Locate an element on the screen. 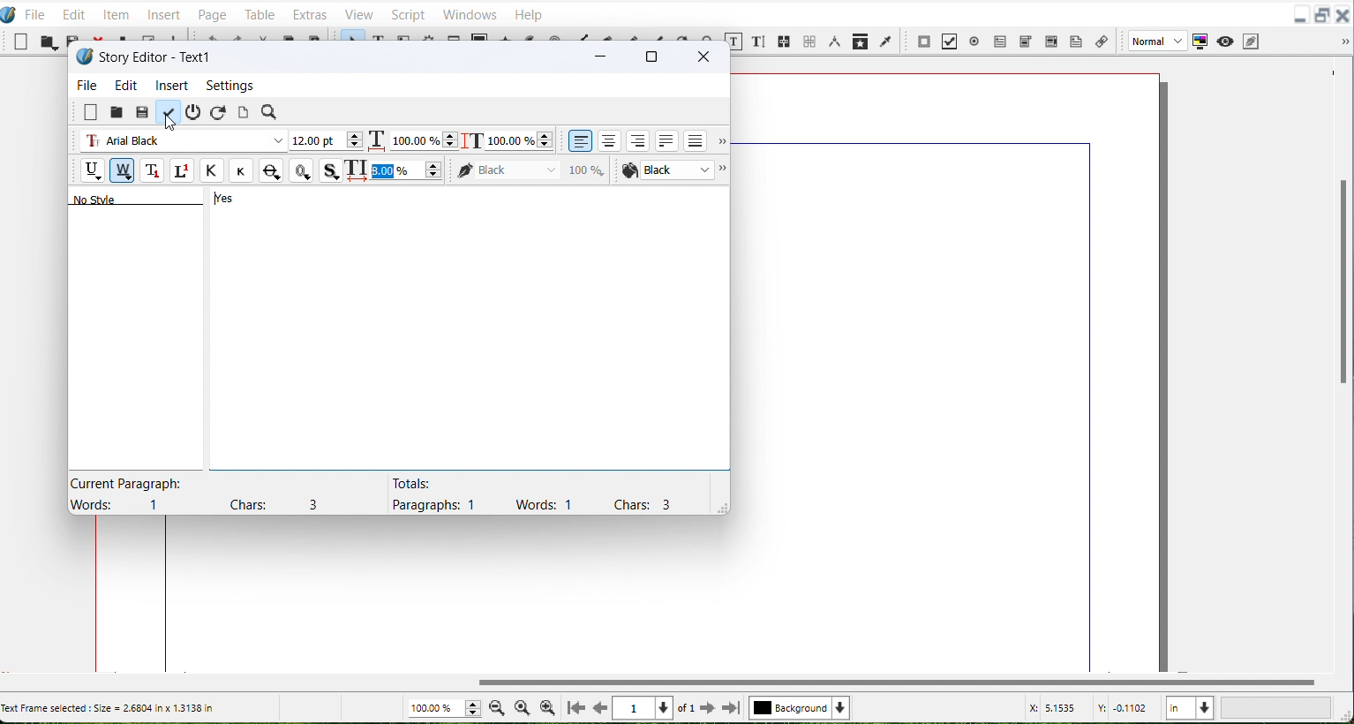 This screenshot has height=724, width=1354. Link Text Frame is located at coordinates (786, 40).